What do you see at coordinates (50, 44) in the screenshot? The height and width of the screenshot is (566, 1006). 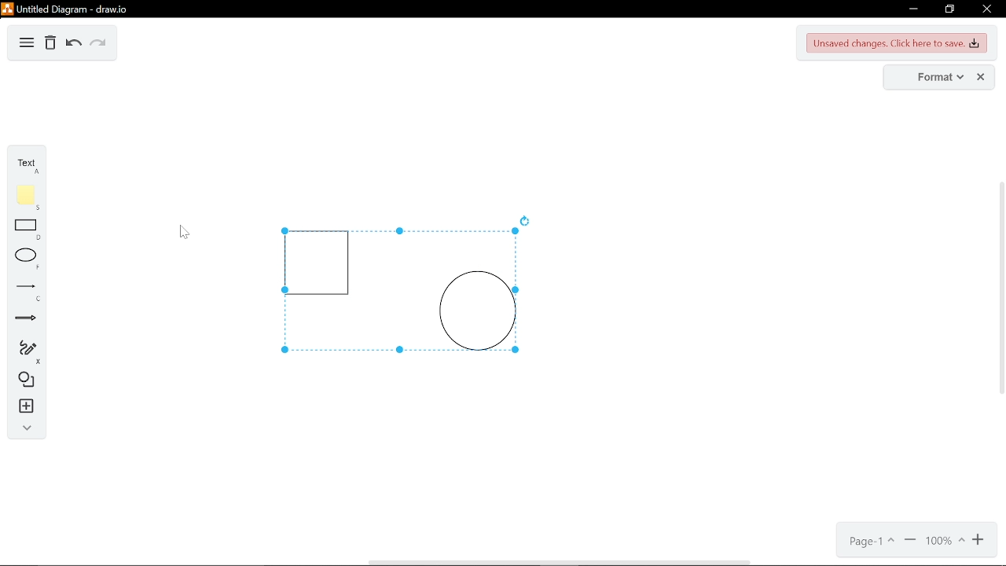 I see `Delete` at bounding box center [50, 44].